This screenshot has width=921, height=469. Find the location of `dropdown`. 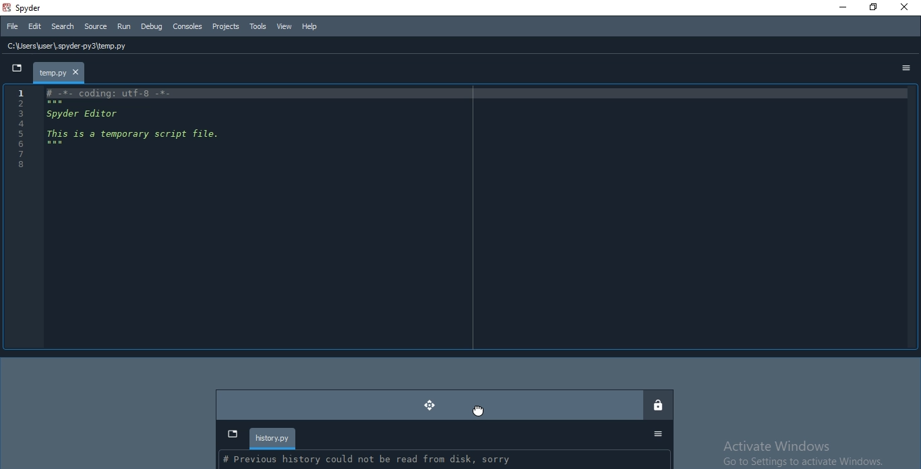

dropdown is located at coordinates (234, 434).